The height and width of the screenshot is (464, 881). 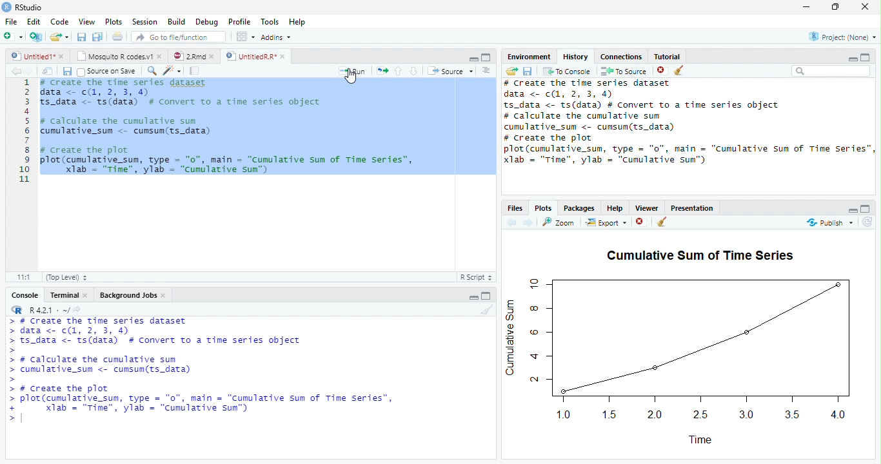 I want to click on Create the time series dataset > ts_data <- ts(data) # Convert to a time series object>> # calculate the cumulative sum> cunulative_sum <- cumsun(ts_data)>> # create the plot> plot(cumulative_sum, type = “0”, main = "Cumulative sum of Time Series”,+ X1ab = "Time", ylab = "Cunulative sum")>|, so click(x=191, y=378).